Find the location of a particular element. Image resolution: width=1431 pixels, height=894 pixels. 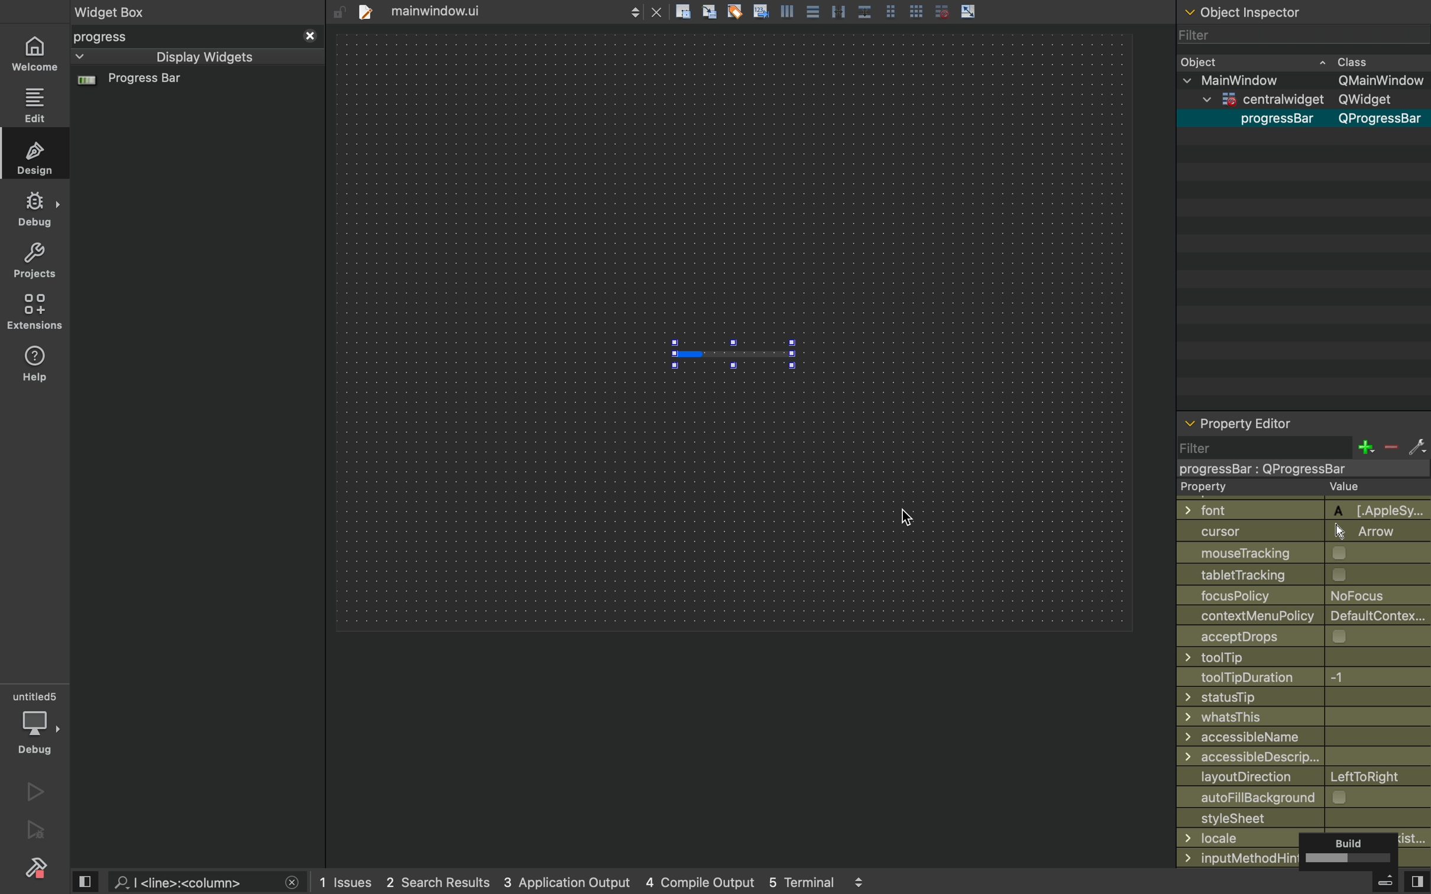

locale is located at coordinates (1304, 838).